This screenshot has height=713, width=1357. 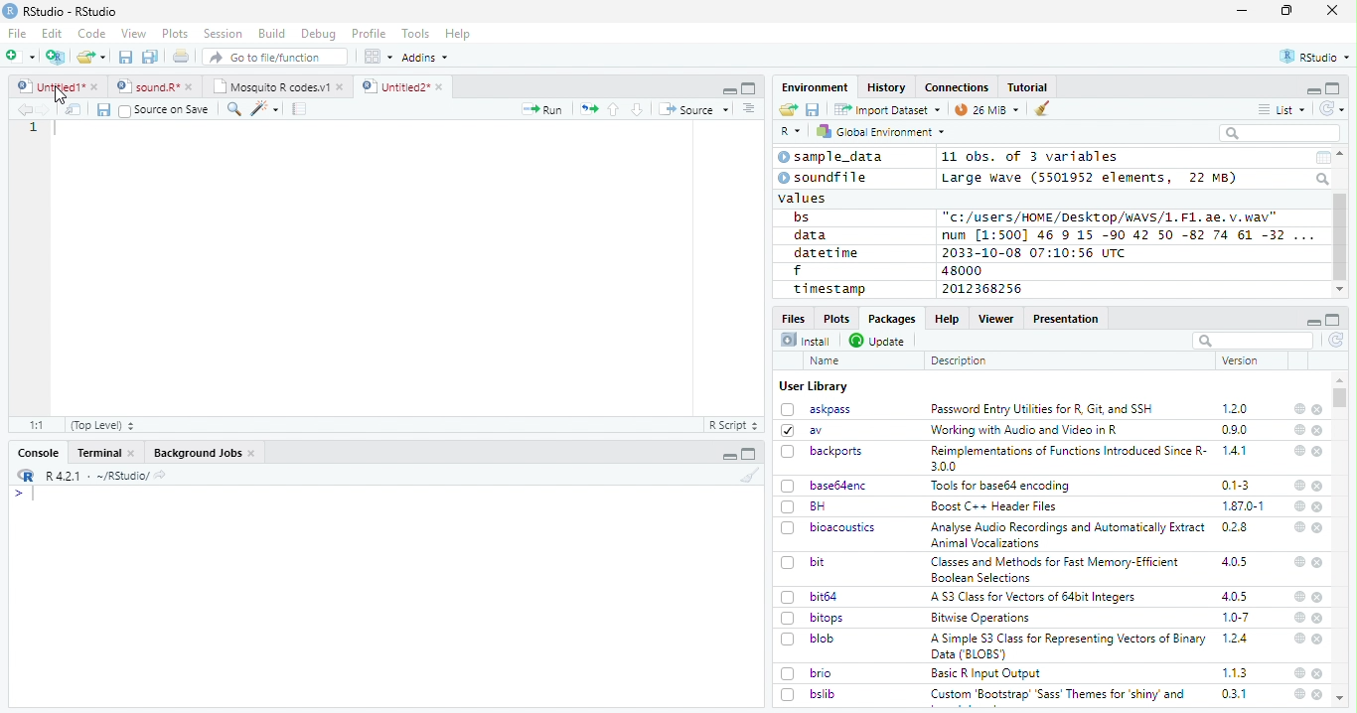 What do you see at coordinates (231, 107) in the screenshot?
I see `find` at bounding box center [231, 107].